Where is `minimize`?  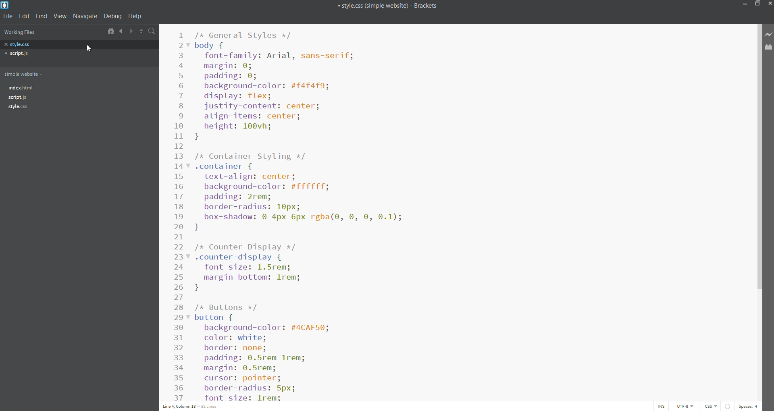
minimize is located at coordinates (743, 5).